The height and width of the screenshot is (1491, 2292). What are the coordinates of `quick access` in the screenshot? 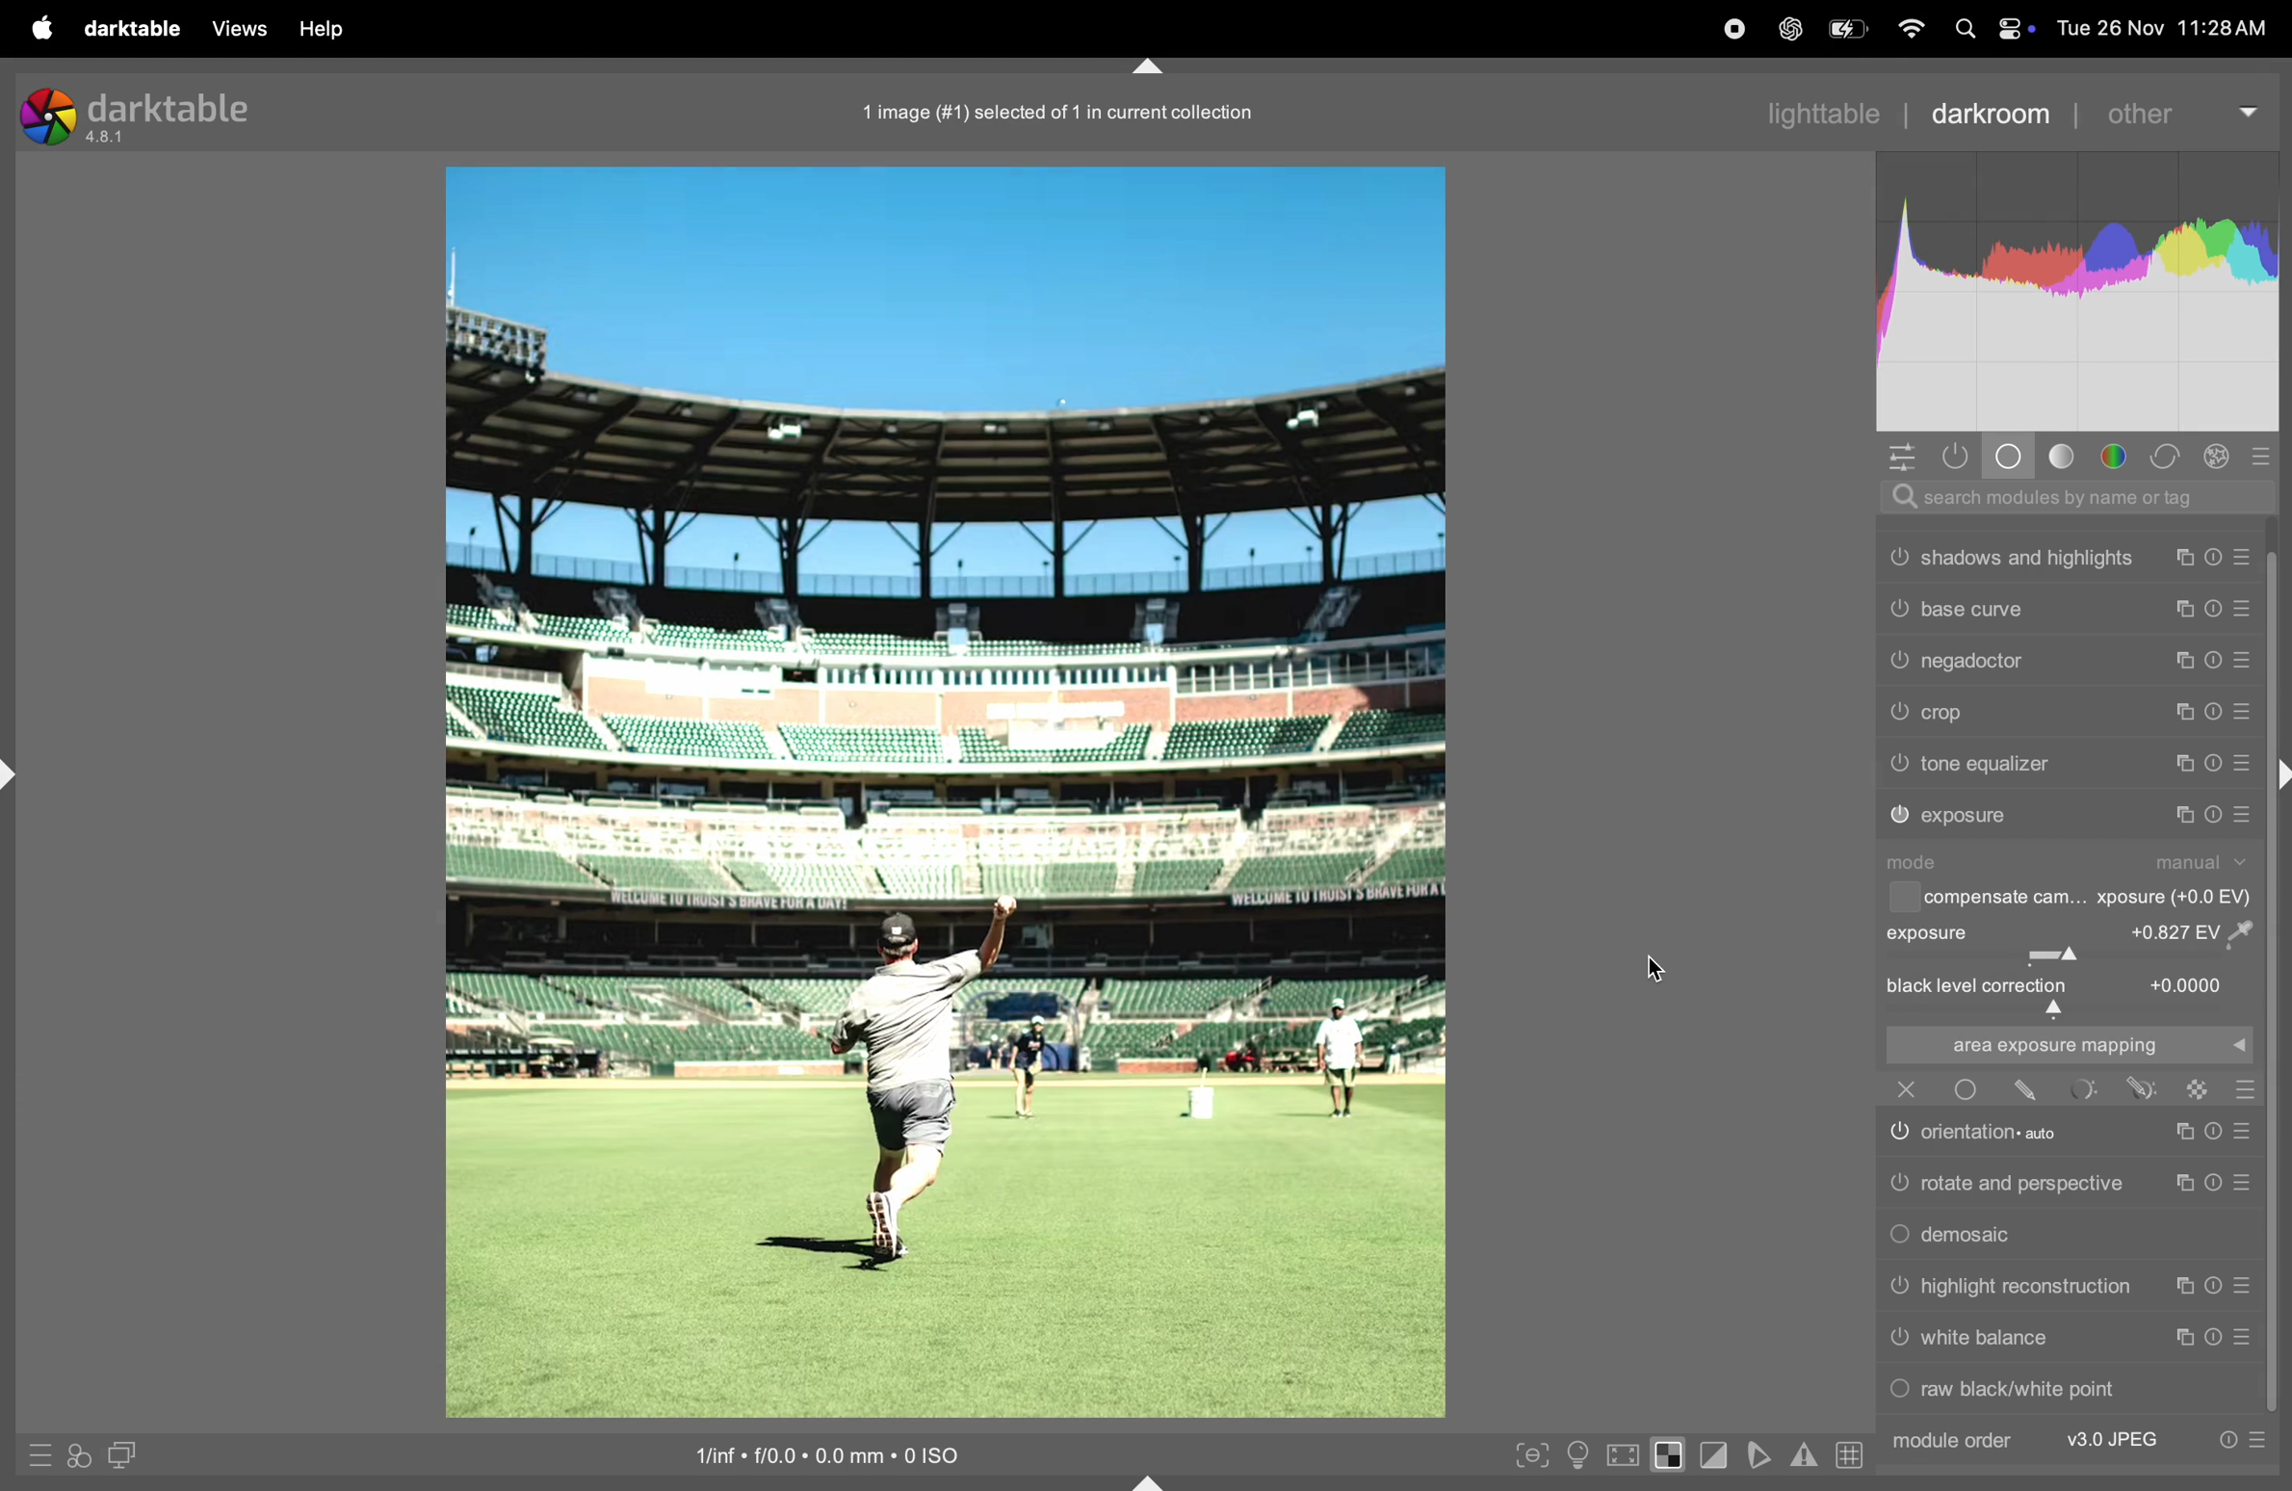 It's located at (79, 1457).